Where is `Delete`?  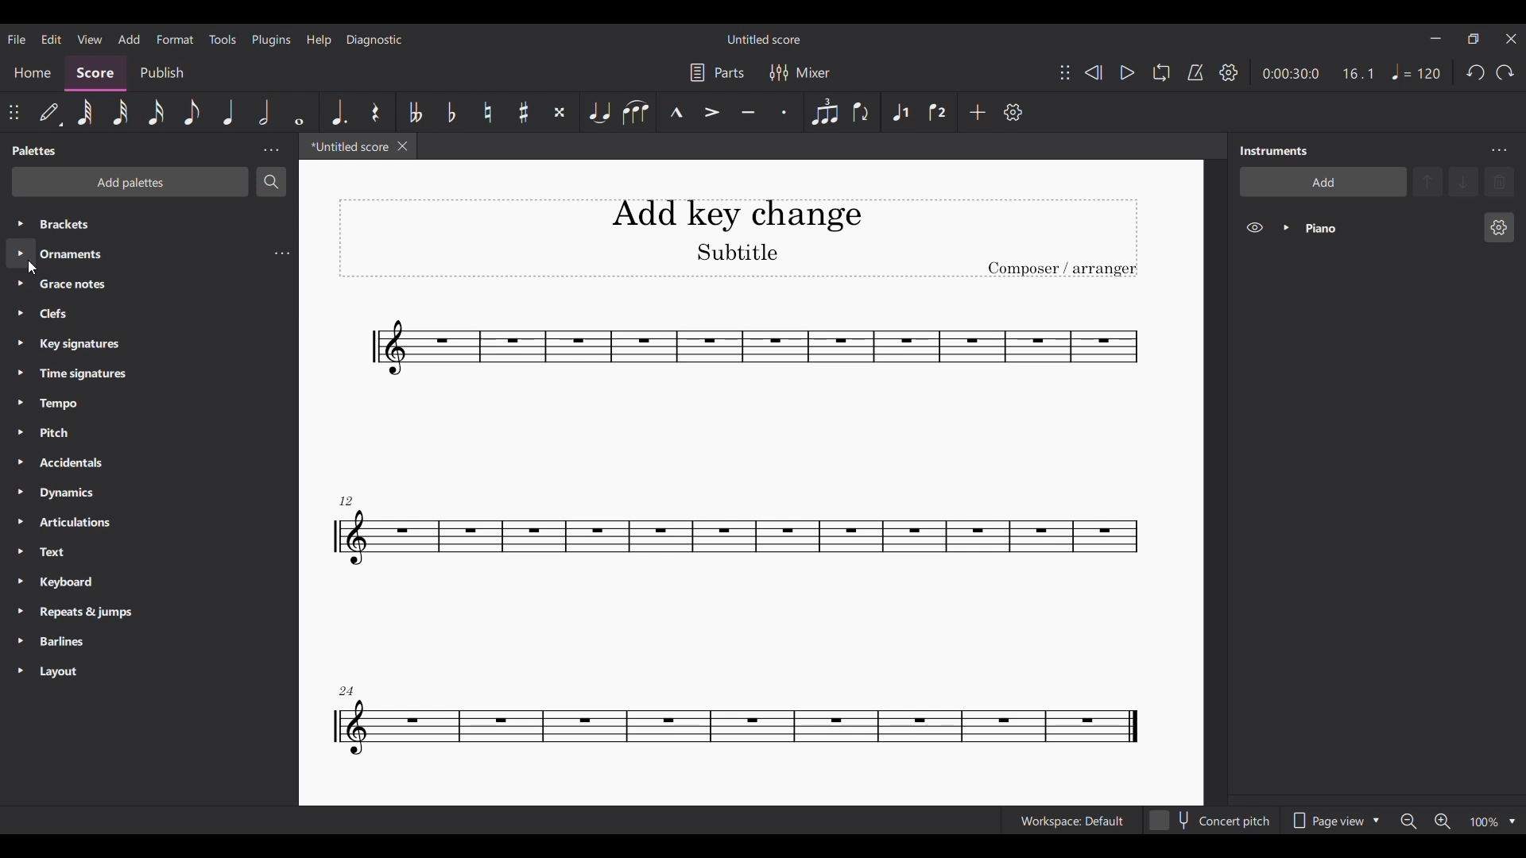 Delete is located at coordinates (1499, 182).